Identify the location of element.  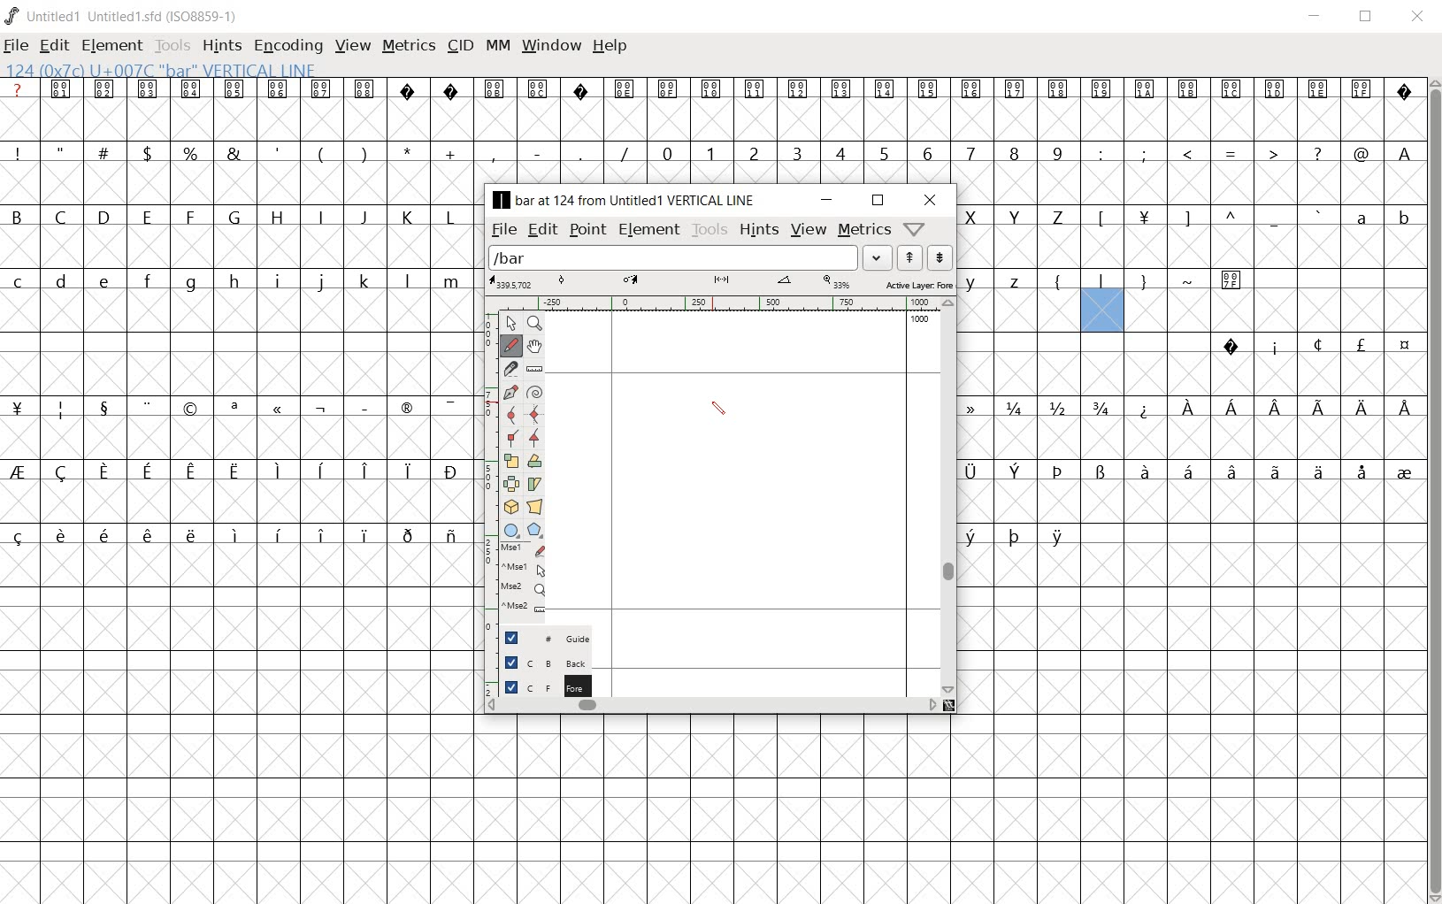
(648, 229).